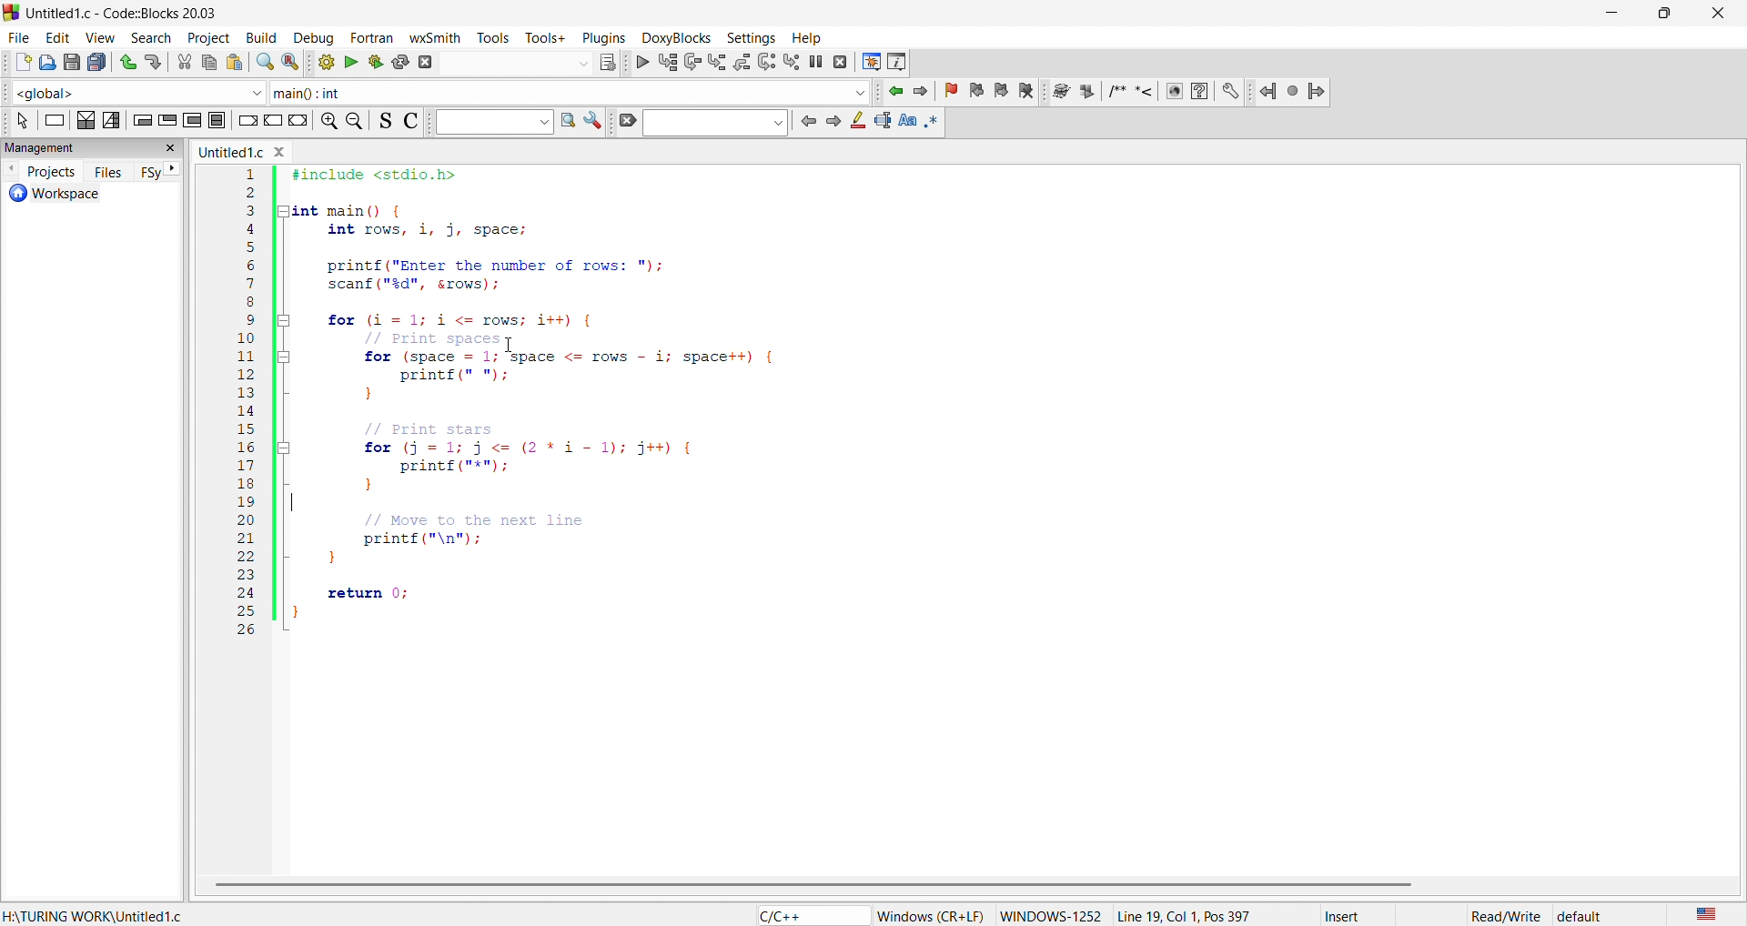 This screenshot has width=1747, height=926. I want to click on next , so click(832, 120).